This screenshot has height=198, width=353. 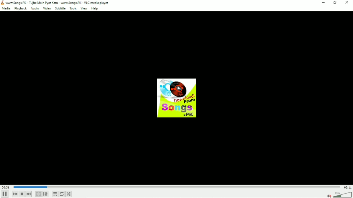 I want to click on Video, so click(x=47, y=8).